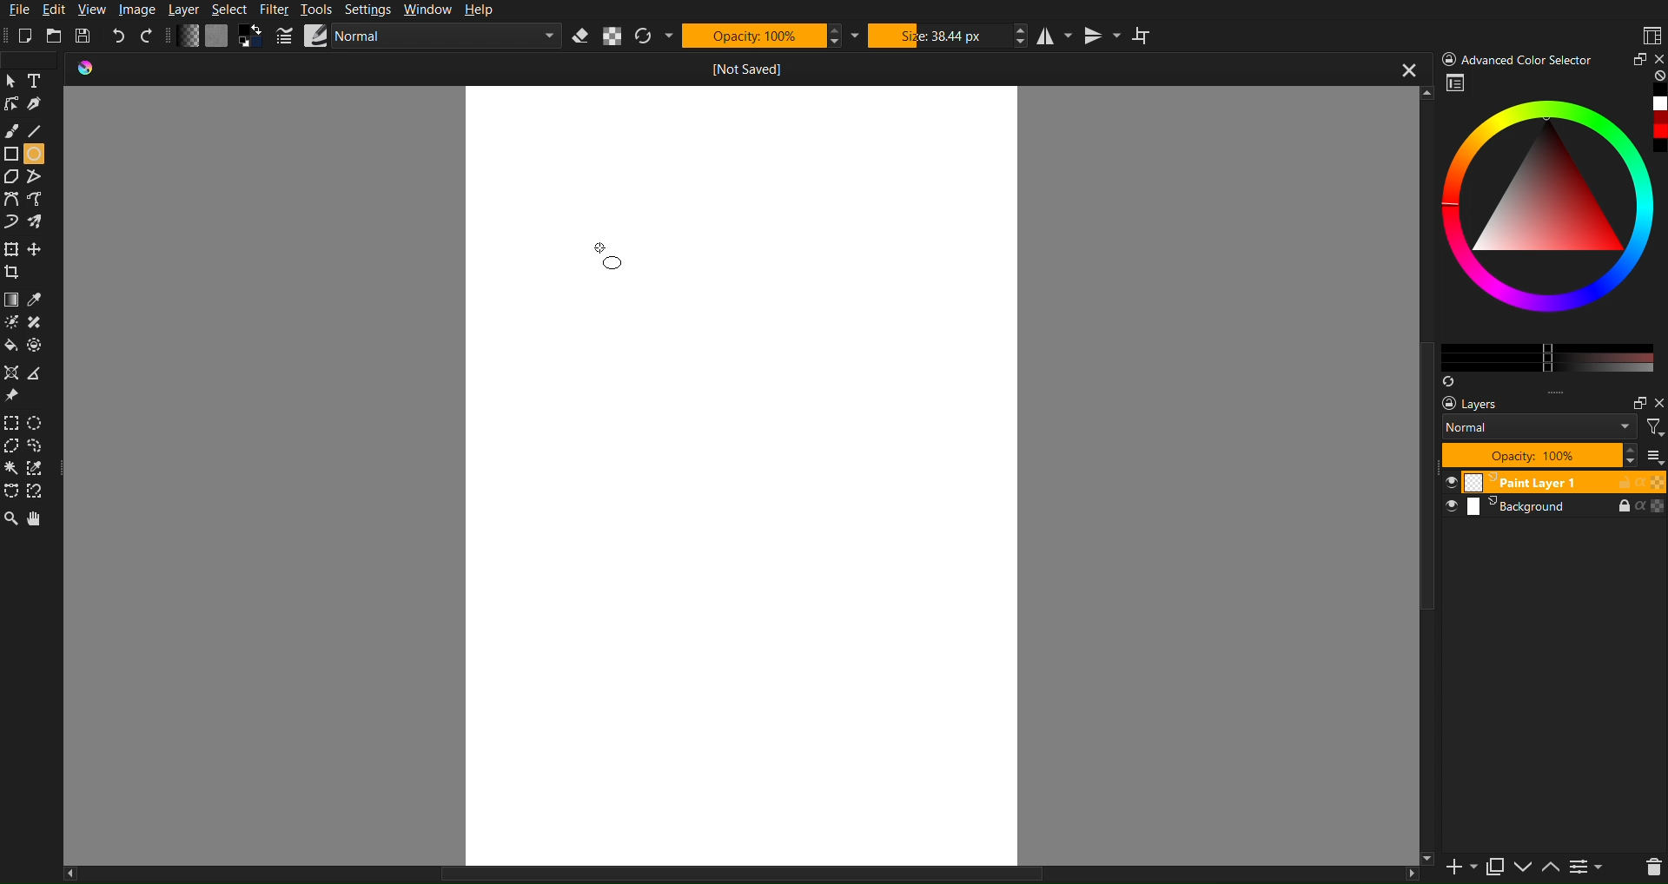 The image size is (1668, 884). I want to click on Polygon, so click(10, 177).